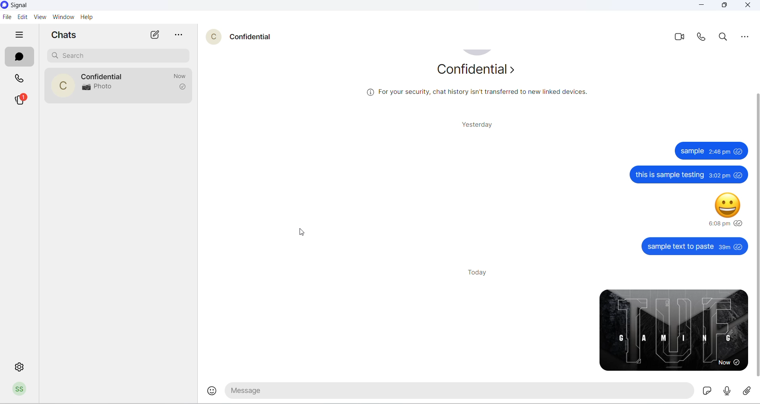  I want to click on minimize, so click(702, 6).